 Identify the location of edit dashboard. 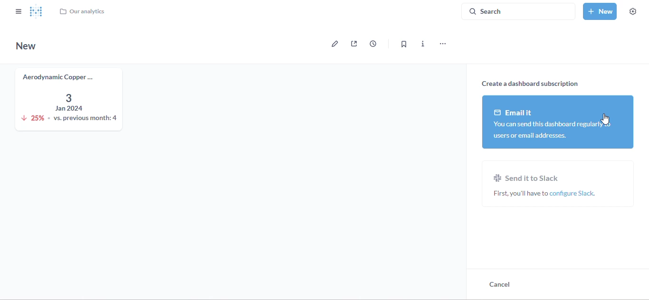
(333, 44).